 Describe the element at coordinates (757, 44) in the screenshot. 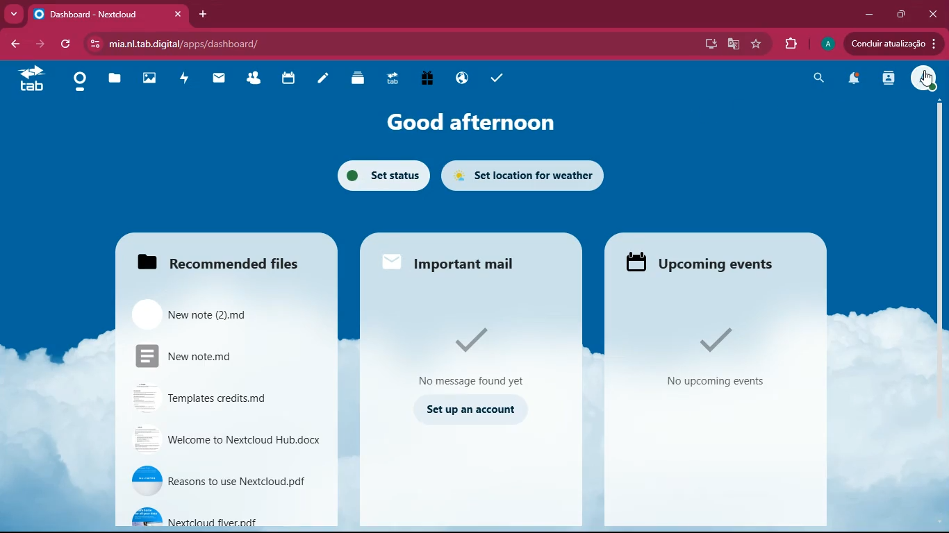

I see `favourites` at that location.